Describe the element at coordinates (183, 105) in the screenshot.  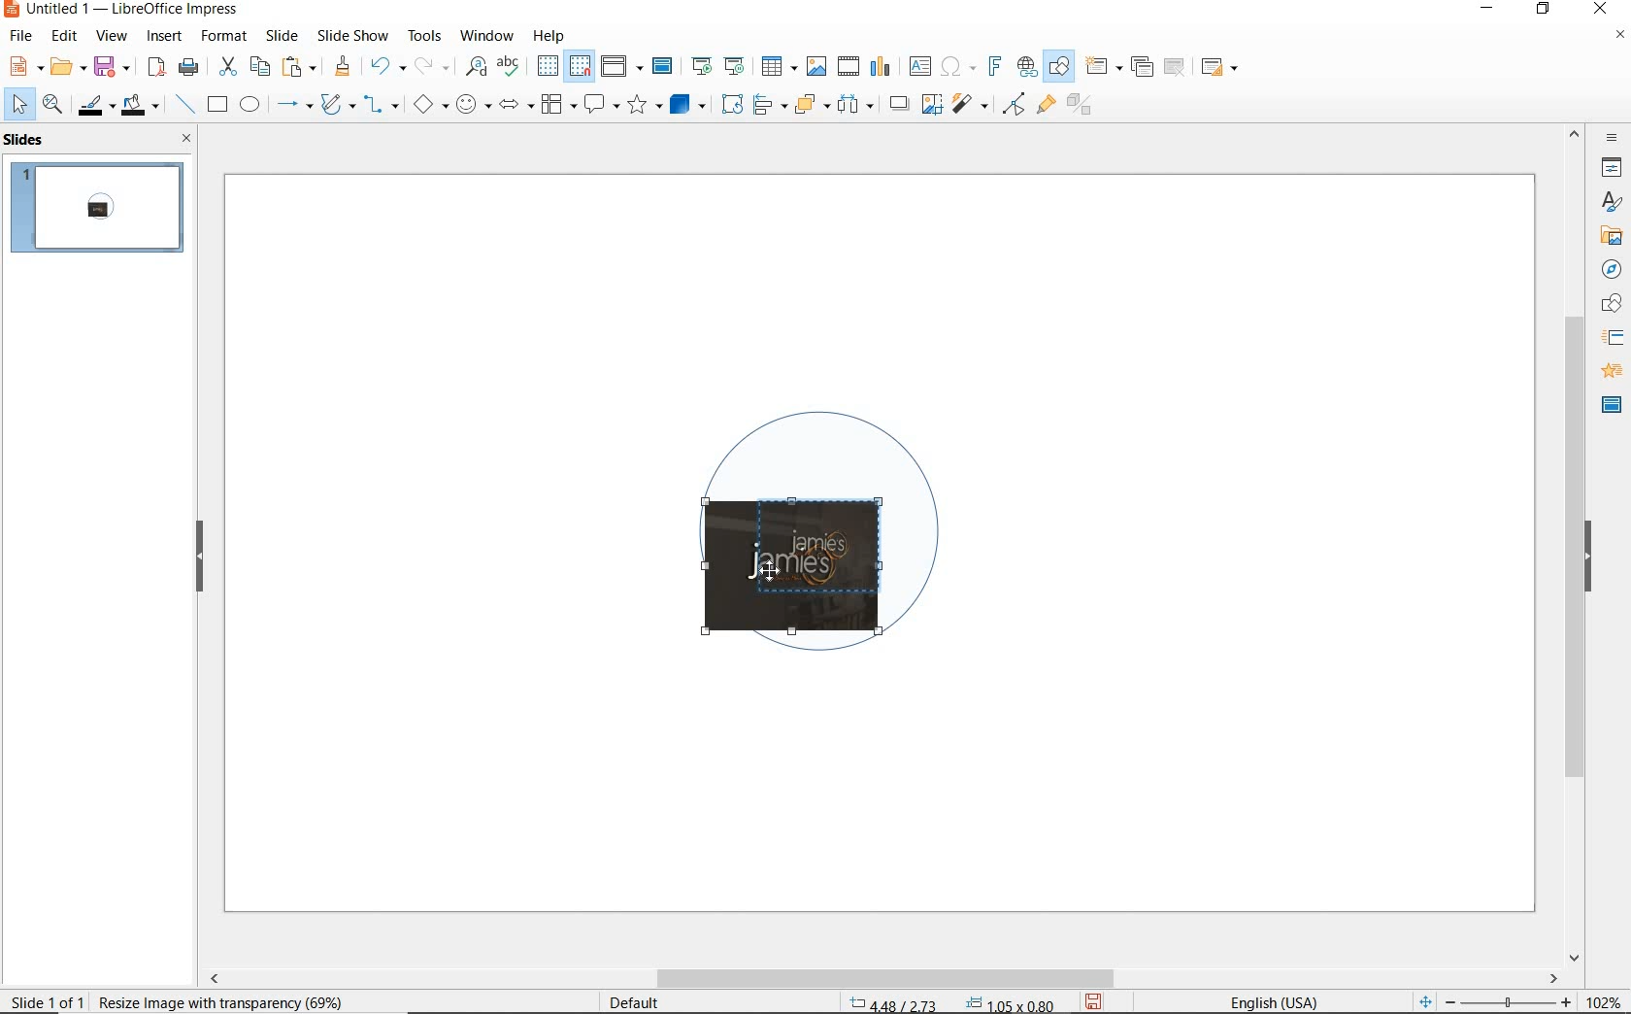
I see `insert line` at that location.